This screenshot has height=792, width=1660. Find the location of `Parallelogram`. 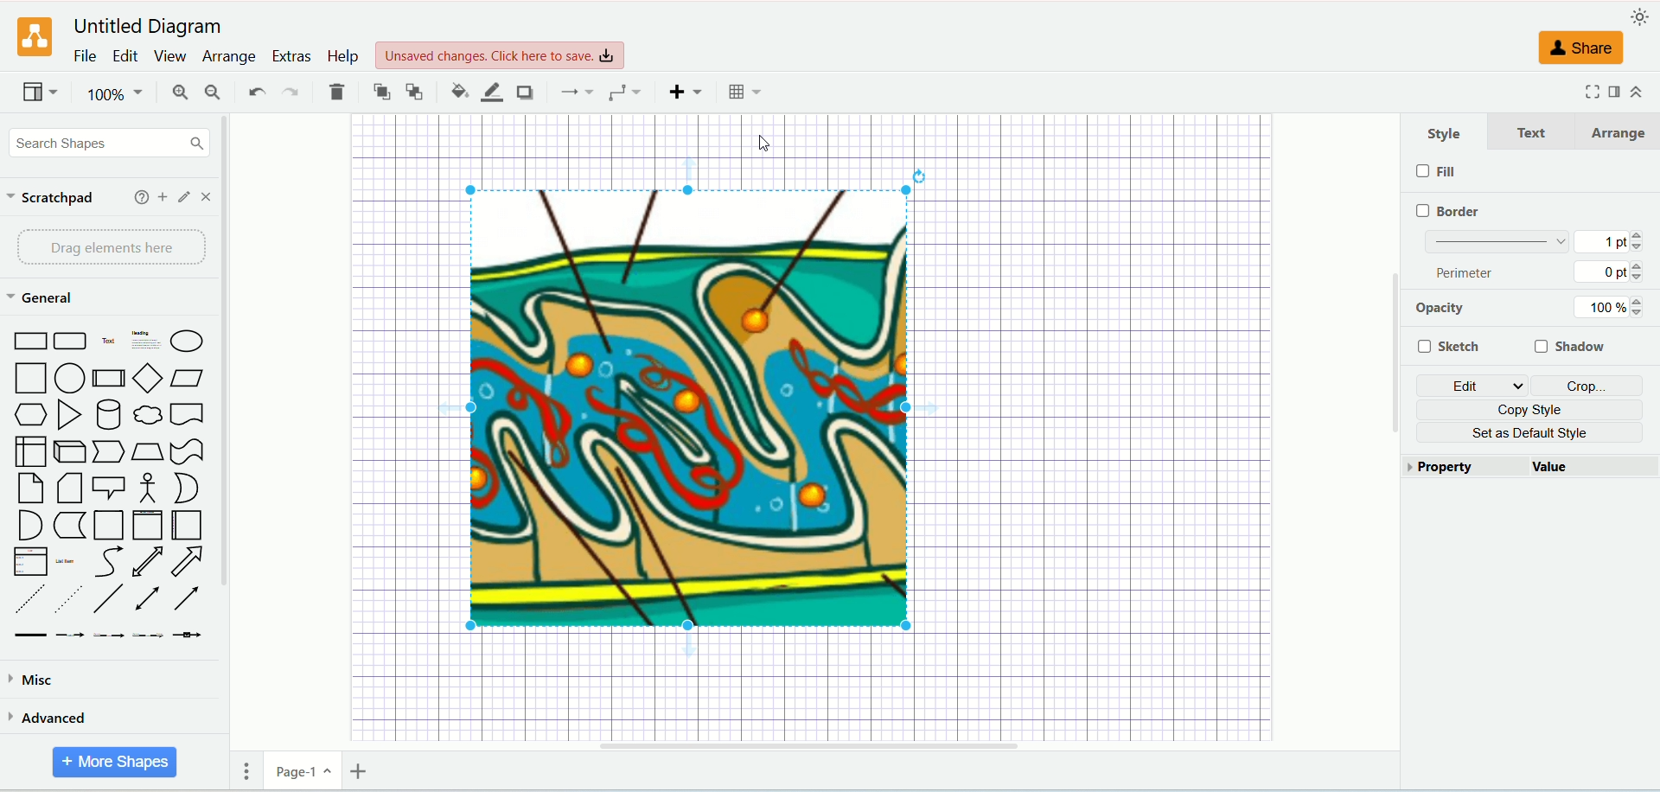

Parallelogram is located at coordinates (190, 380).